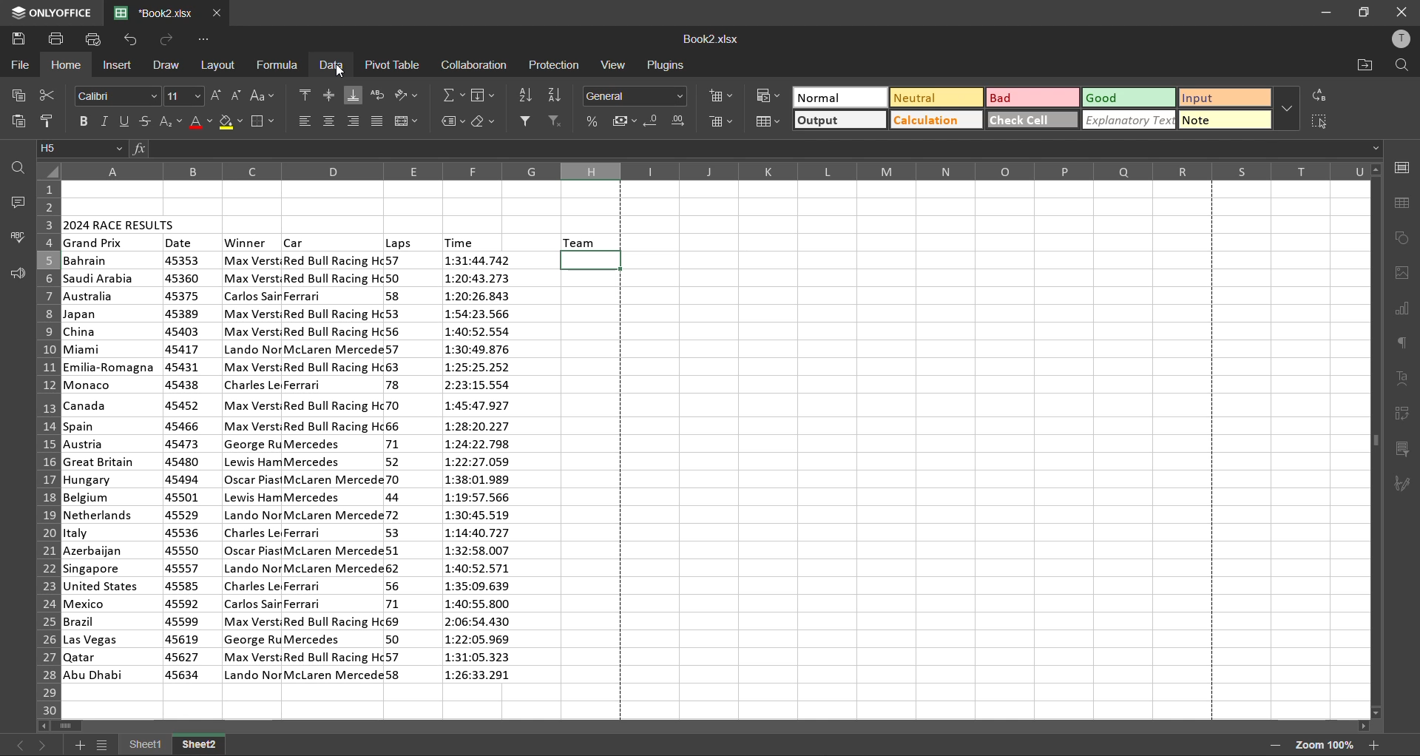 This screenshot has height=756, width=1420. What do you see at coordinates (483, 97) in the screenshot?
I see `fields` at bounding box center [483, 97].